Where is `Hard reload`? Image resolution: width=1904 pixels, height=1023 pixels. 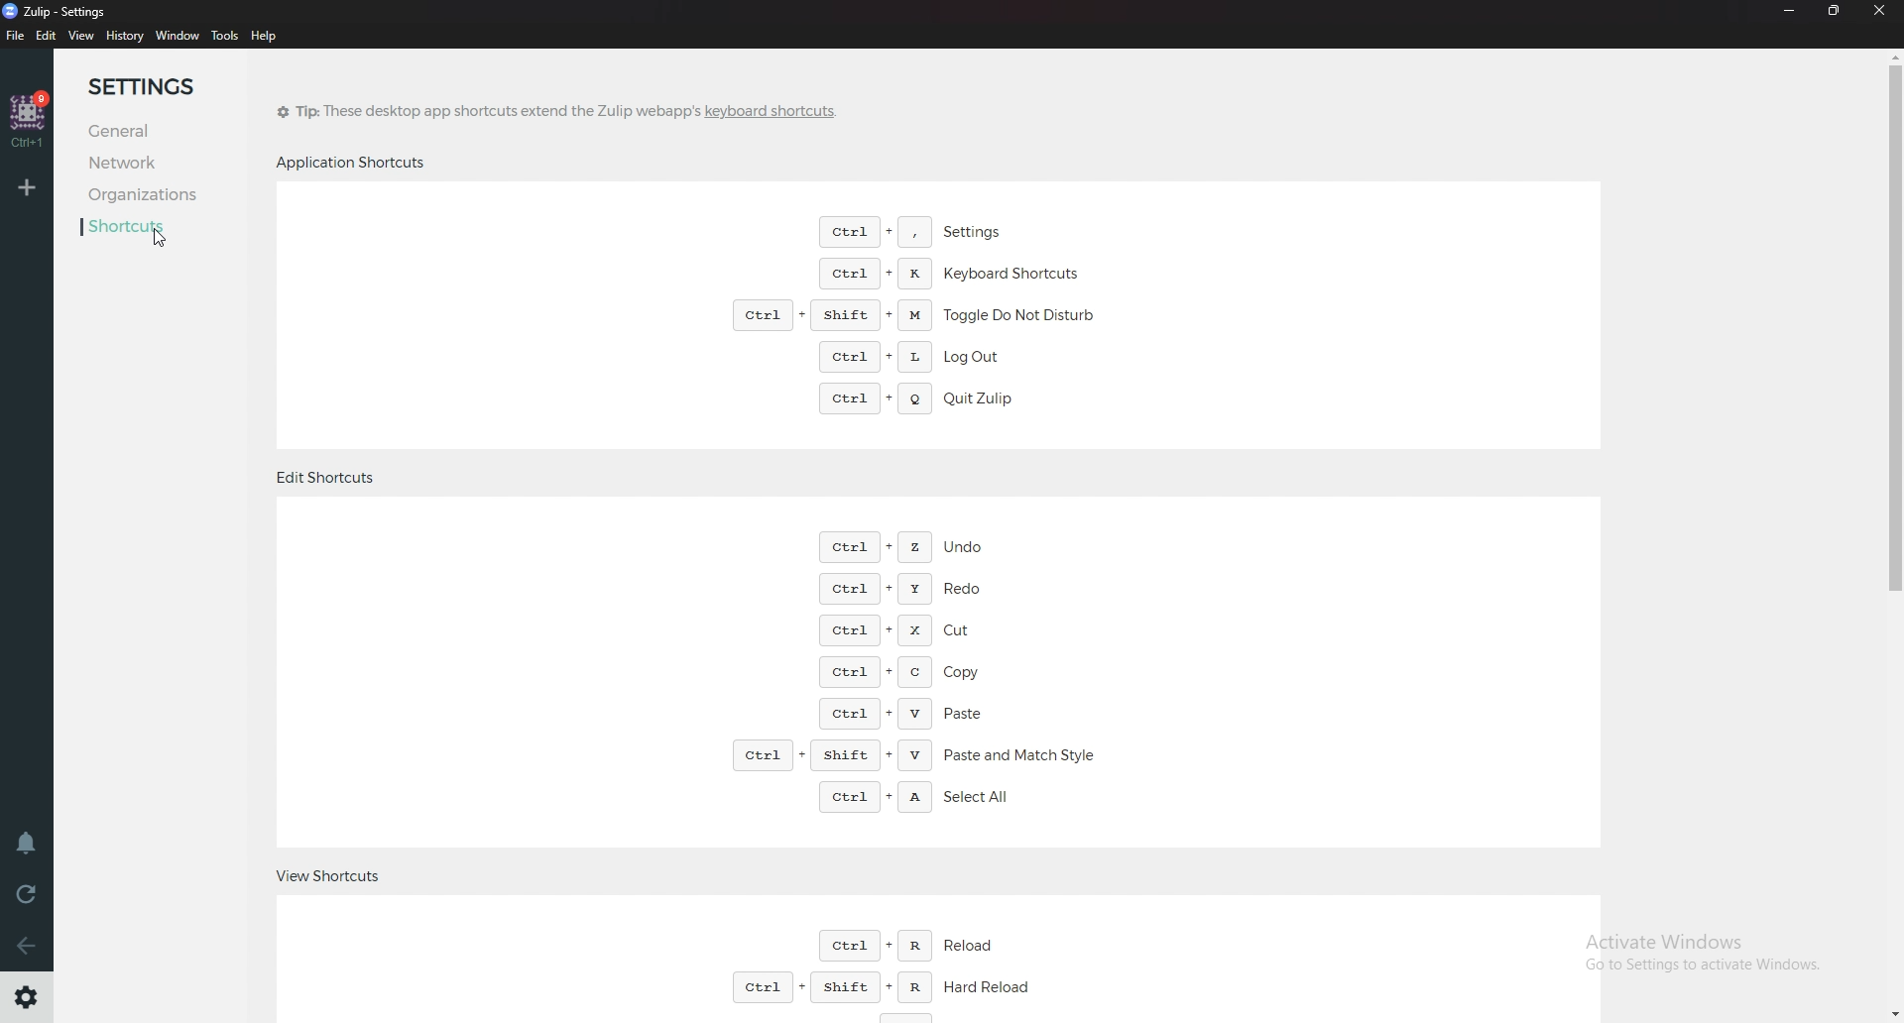 Hard reload is located at coordinates (888, 988).